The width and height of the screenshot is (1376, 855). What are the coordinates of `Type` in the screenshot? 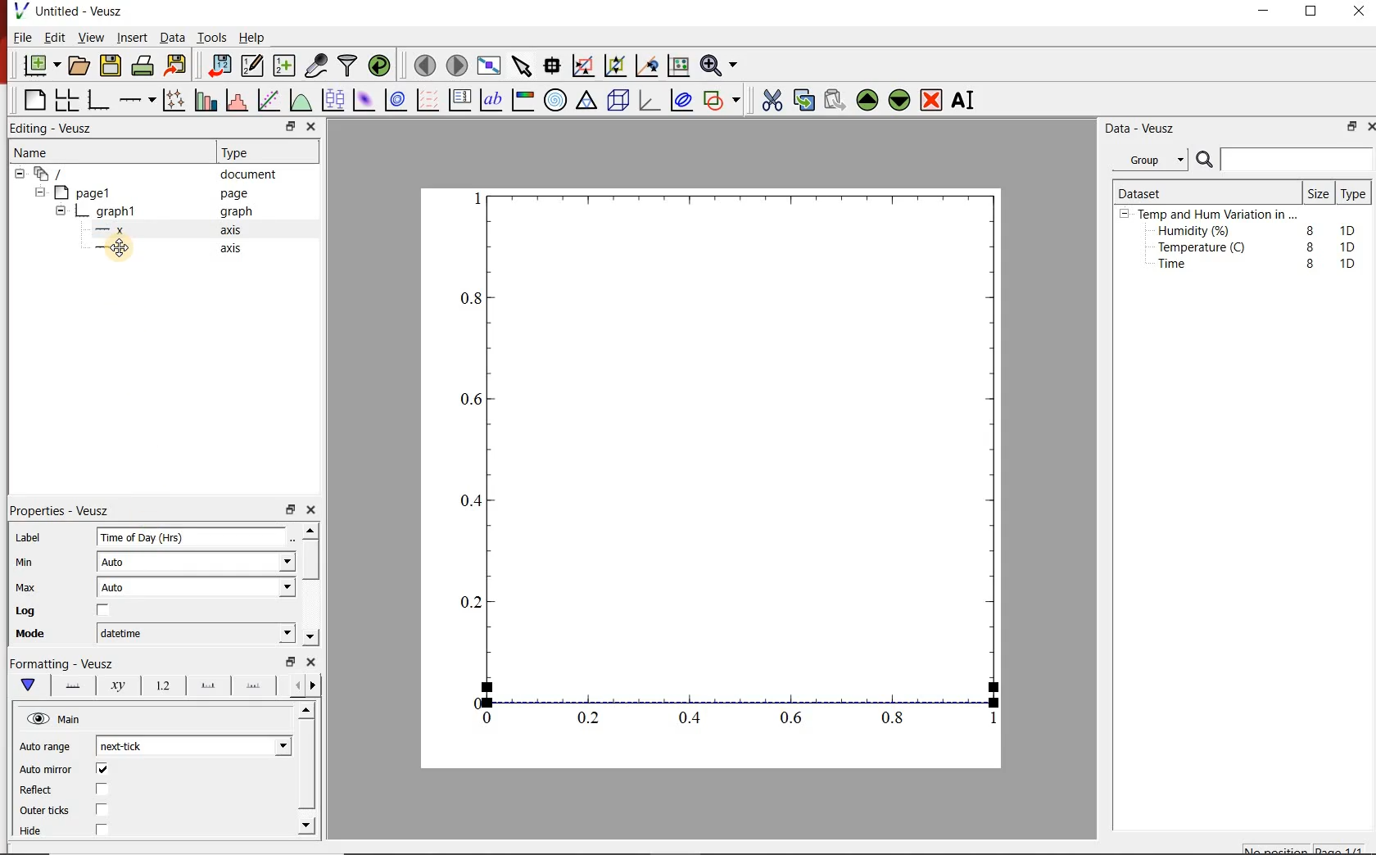 It's located at (1354, 195).